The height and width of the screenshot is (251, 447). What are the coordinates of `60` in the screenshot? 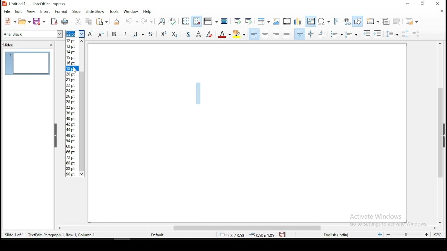 It's located at (72, 146).